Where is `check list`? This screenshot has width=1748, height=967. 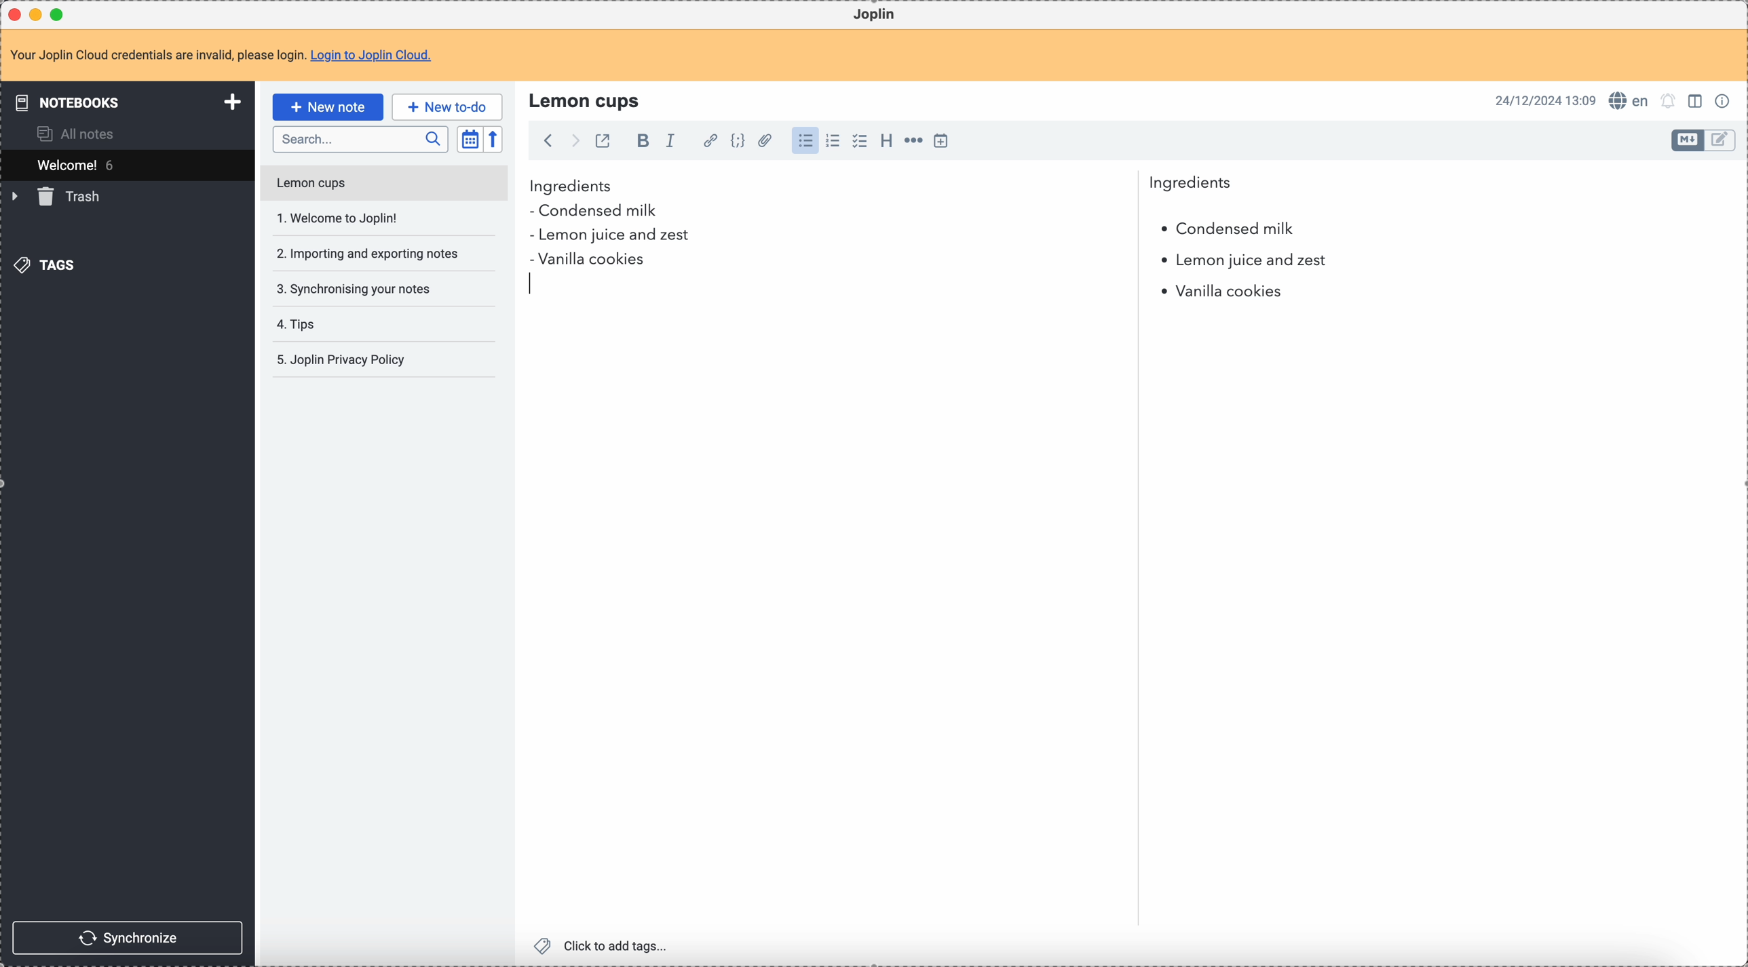
check list is located at coordinates (859, 141).